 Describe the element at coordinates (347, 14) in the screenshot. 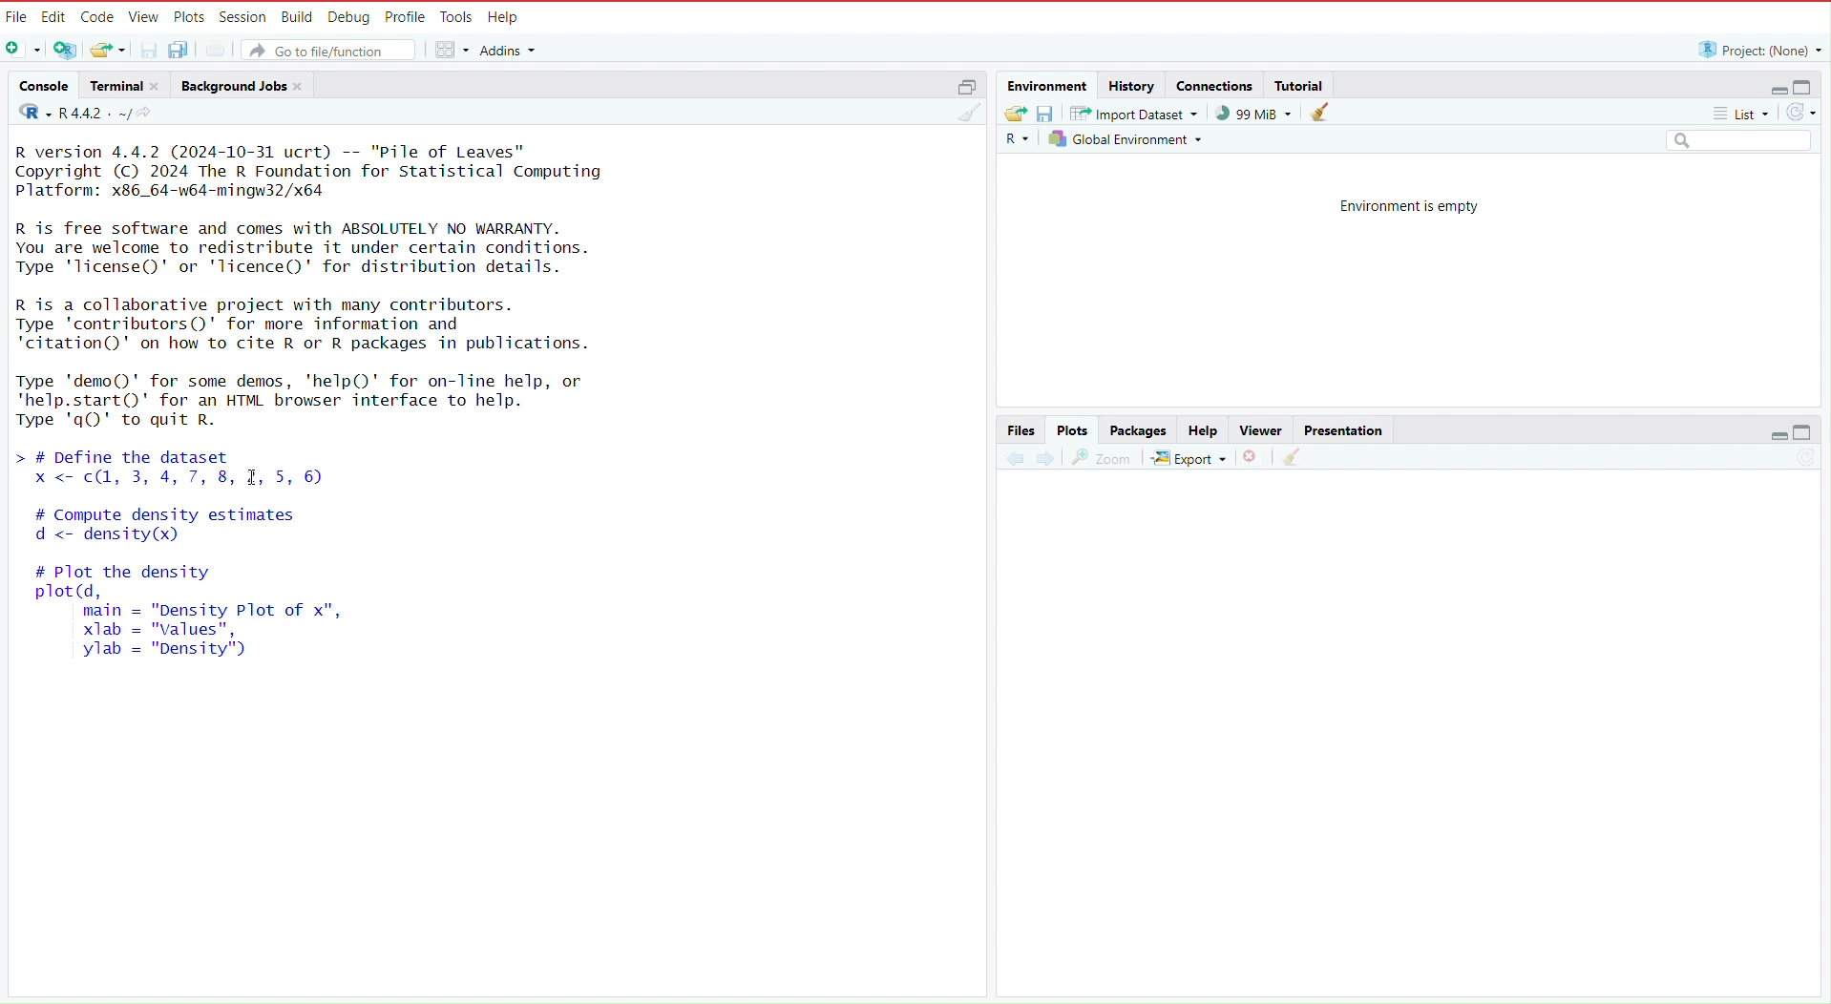

I see `debug` at that location.